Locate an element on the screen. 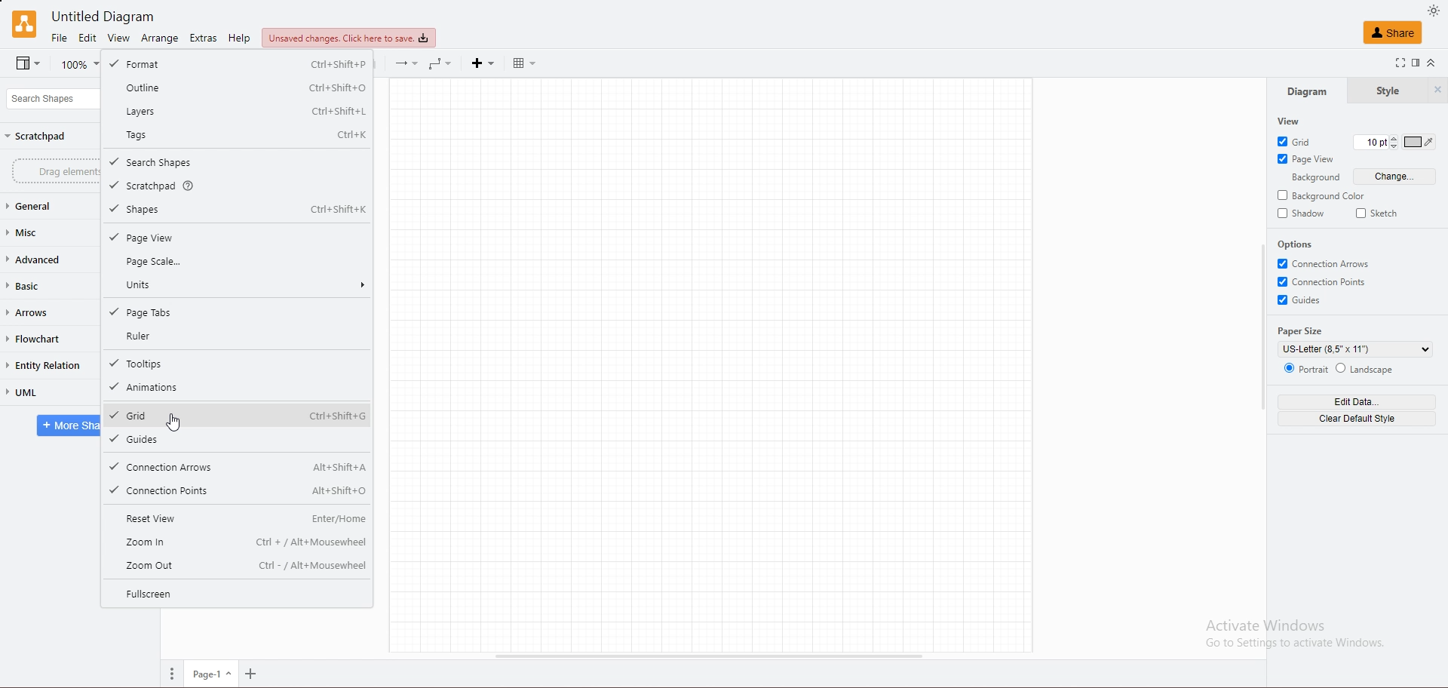  change is located at coordinates (1392, 176).